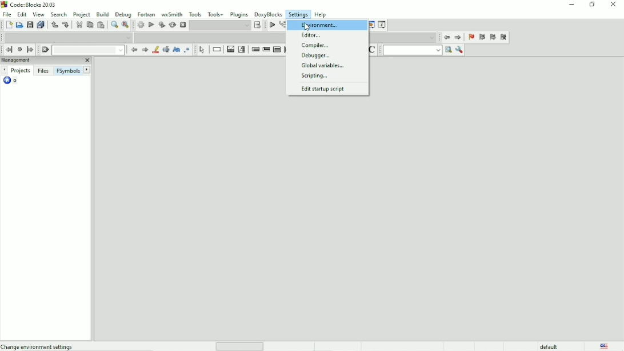  I want to click on File, so click(7, 14).